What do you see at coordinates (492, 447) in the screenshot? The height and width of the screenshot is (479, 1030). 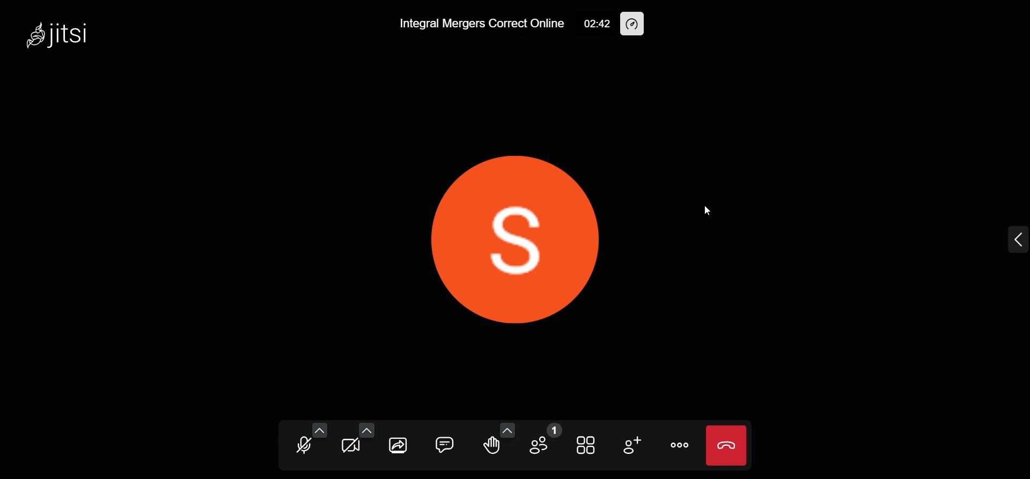 I see `raise your hand` at bounding box center [492, 447].